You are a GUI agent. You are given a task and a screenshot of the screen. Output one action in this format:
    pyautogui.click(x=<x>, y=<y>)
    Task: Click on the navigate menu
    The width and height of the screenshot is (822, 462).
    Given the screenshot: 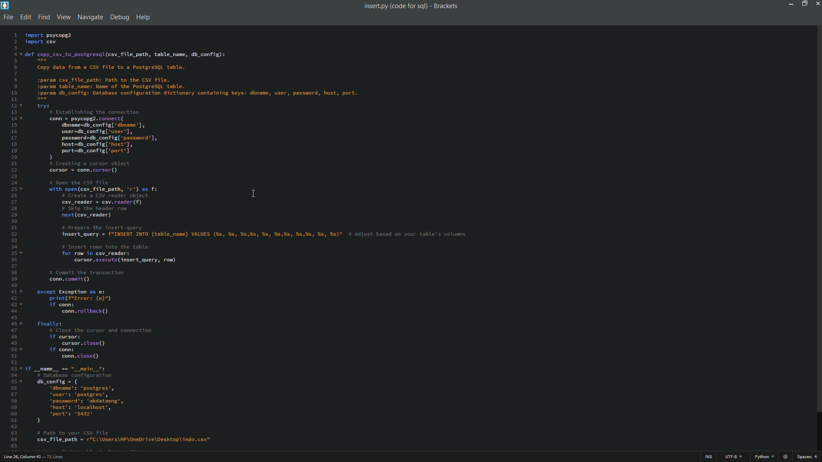 What is the action you would take?
    pyautogui.click(x=90, y=17)
    